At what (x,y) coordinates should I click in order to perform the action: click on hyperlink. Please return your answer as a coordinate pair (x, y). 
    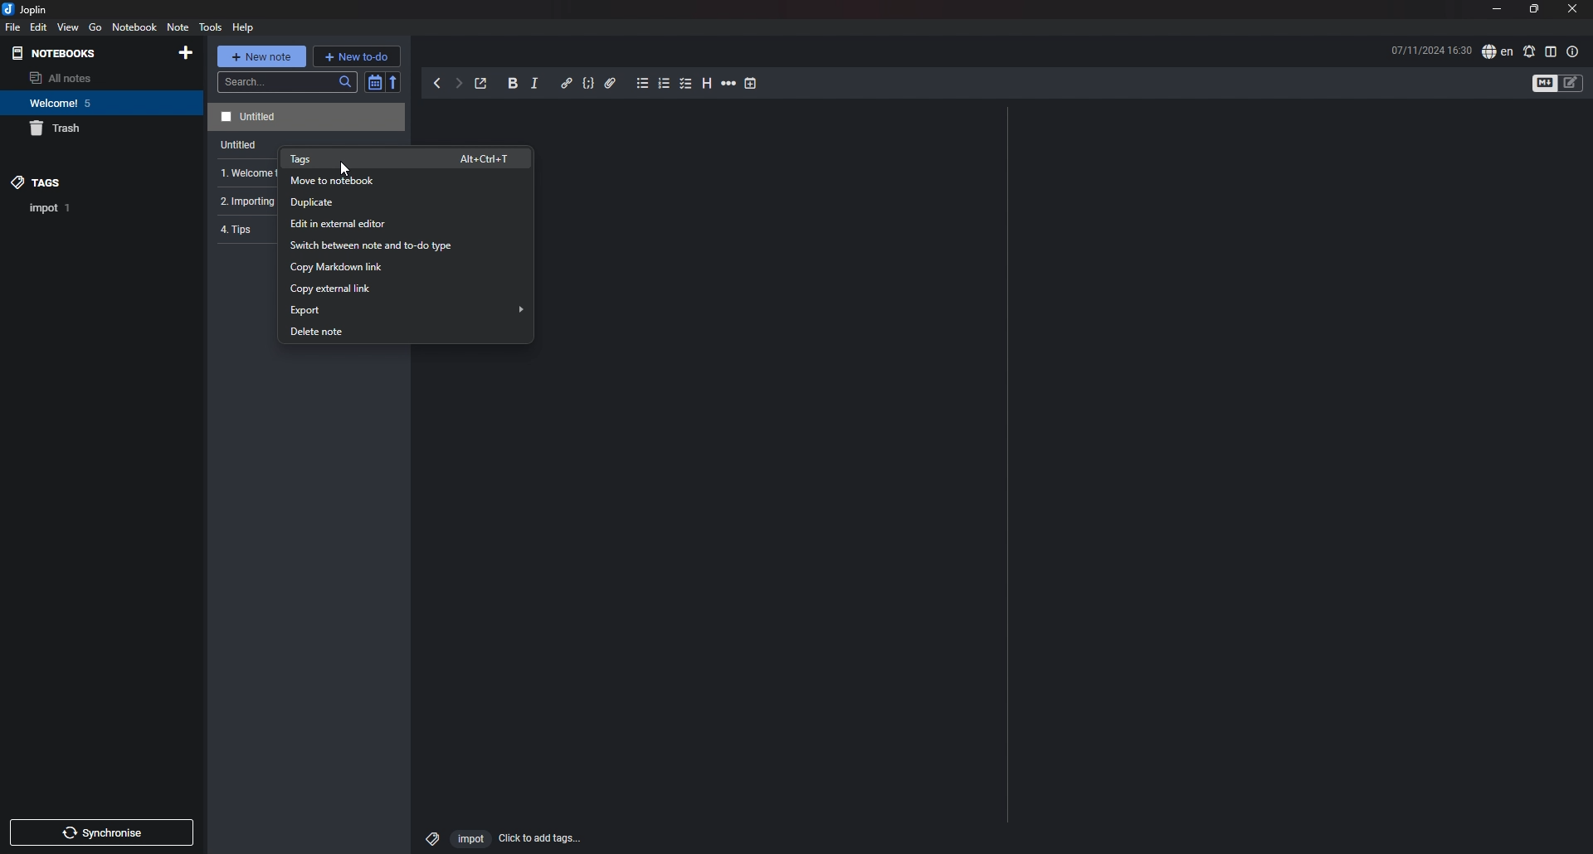
    Looking at the image, I should click on (566, 82).